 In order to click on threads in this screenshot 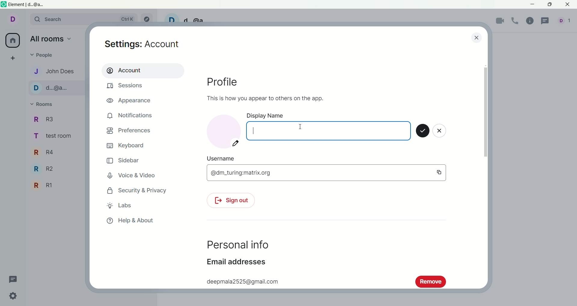, I will do `click(546, 21)`.